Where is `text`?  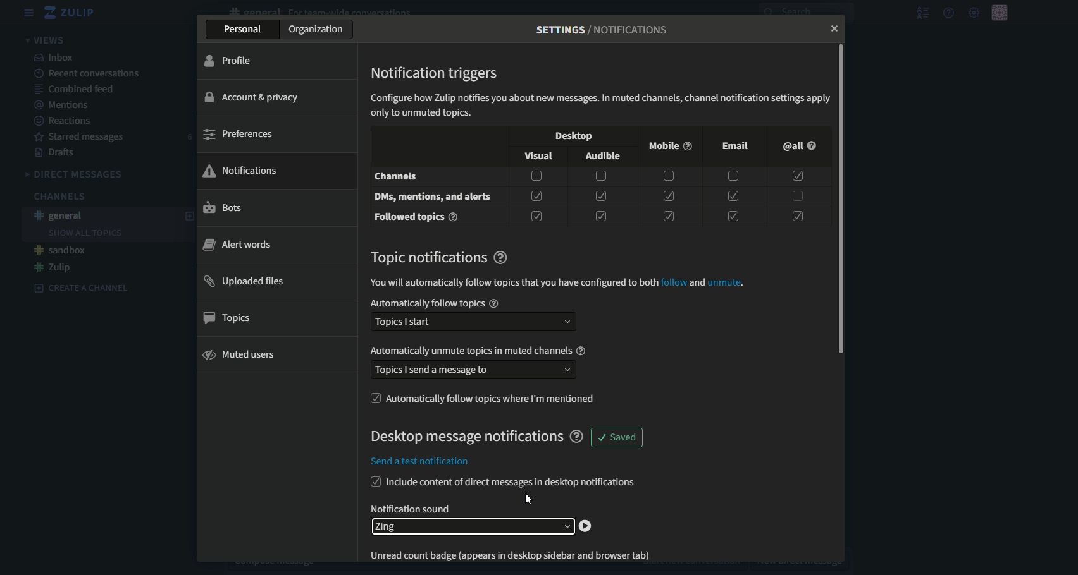 text is located at coordinates (436, 73).